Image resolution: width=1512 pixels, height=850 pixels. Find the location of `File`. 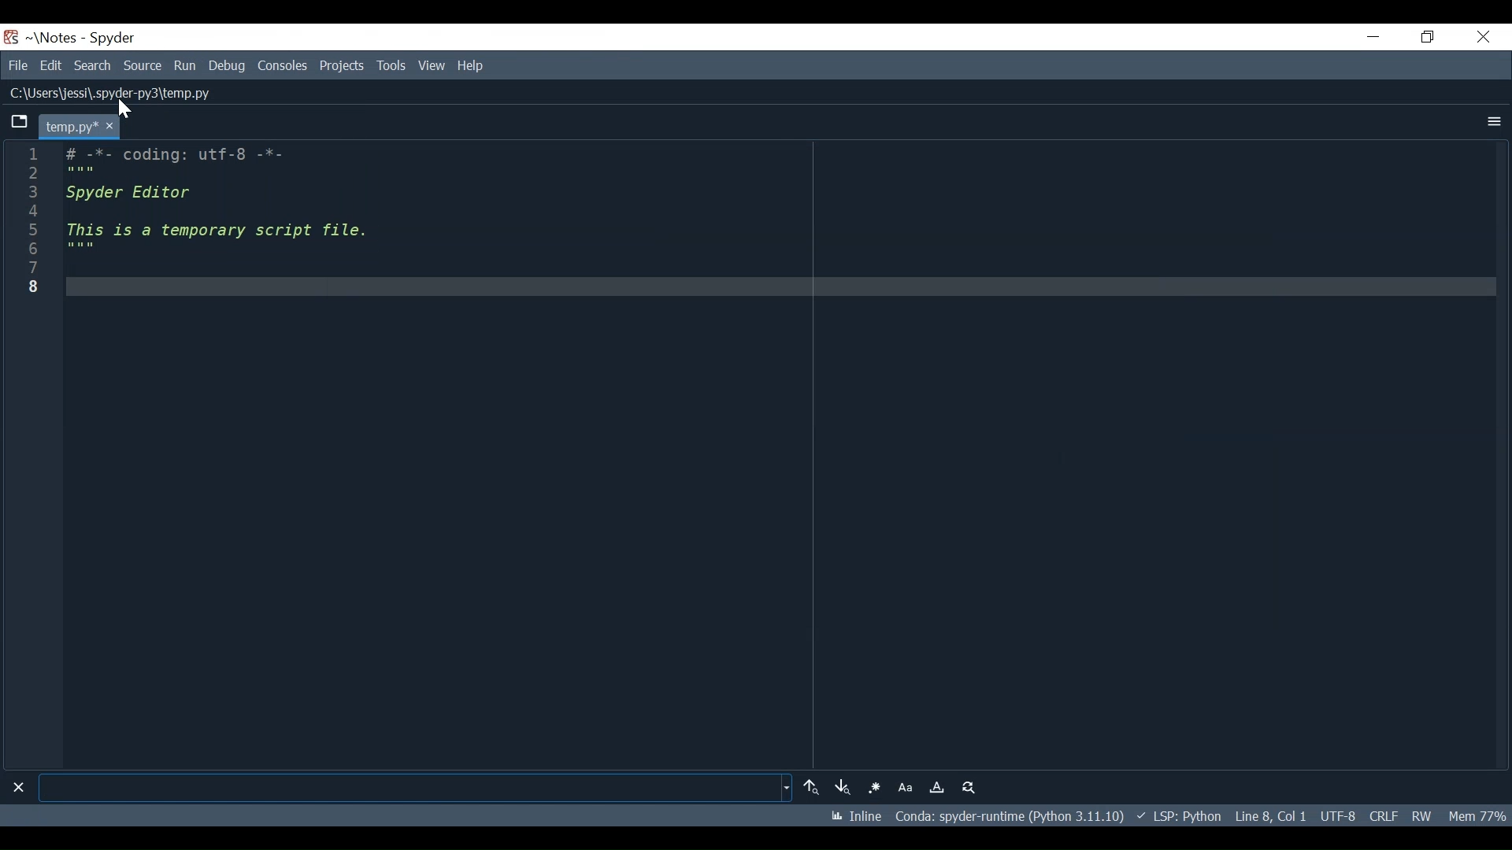

File is located at coordinates (15, 65).